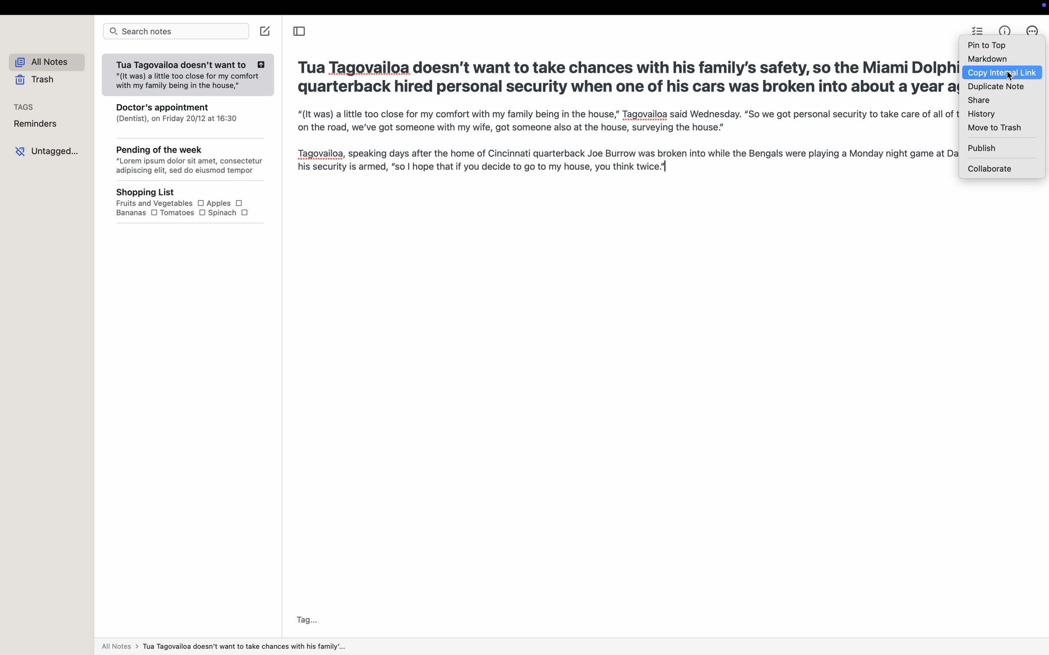 This screenshot has width=1049, height=655. I want to click on tags, so click(20, 106).